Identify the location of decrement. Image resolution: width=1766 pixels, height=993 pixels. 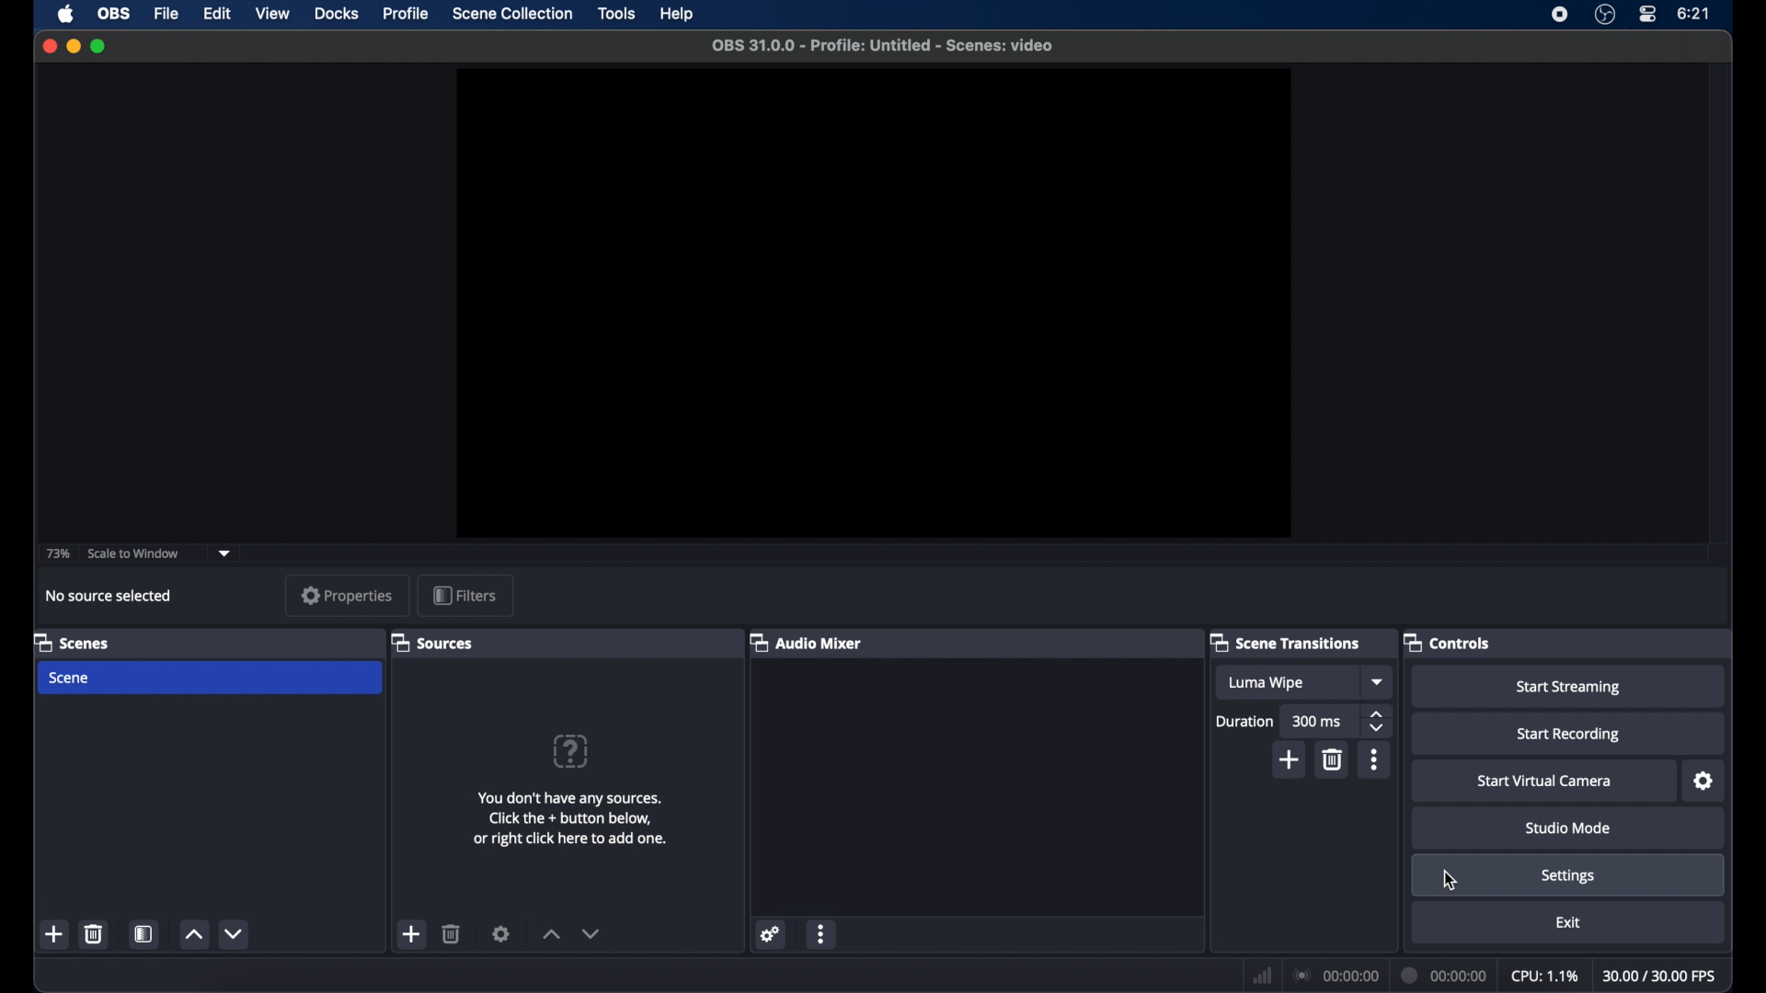
(592, 933).